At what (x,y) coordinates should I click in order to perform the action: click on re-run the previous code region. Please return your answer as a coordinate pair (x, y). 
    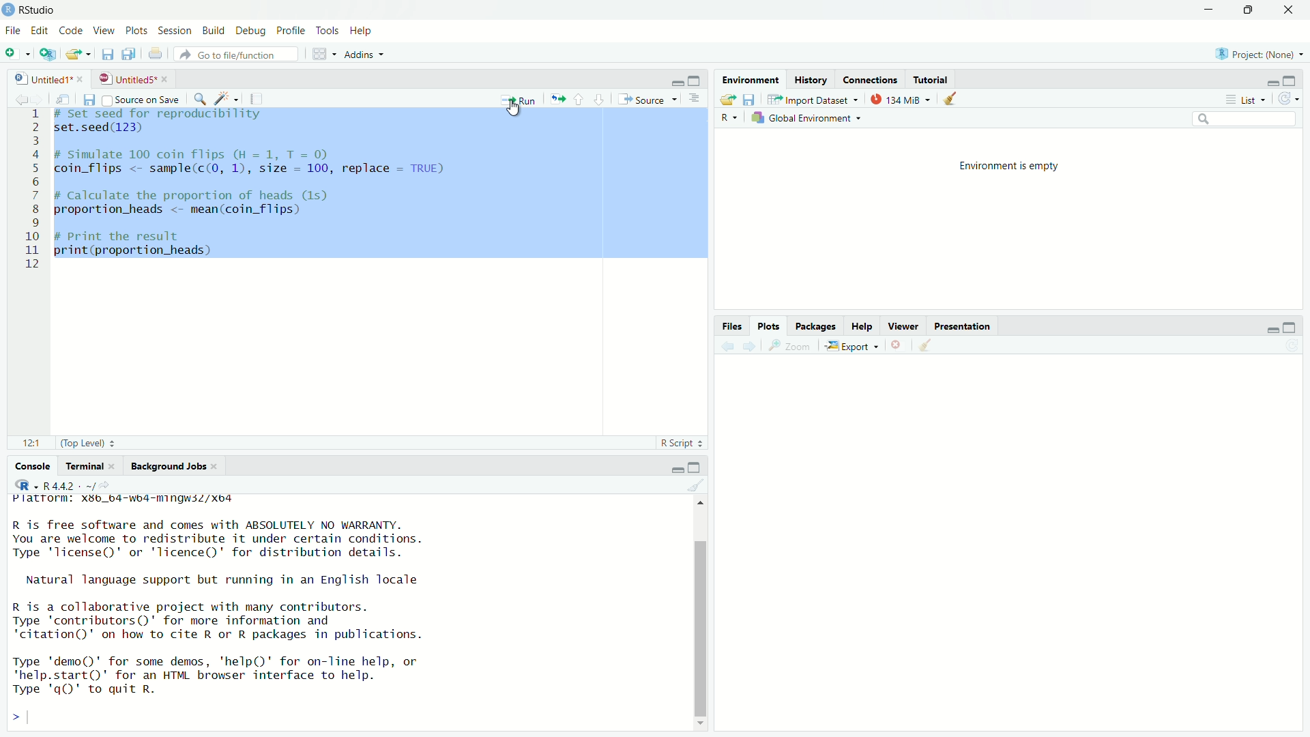
    Looking at the image, I should click on (557, 99).